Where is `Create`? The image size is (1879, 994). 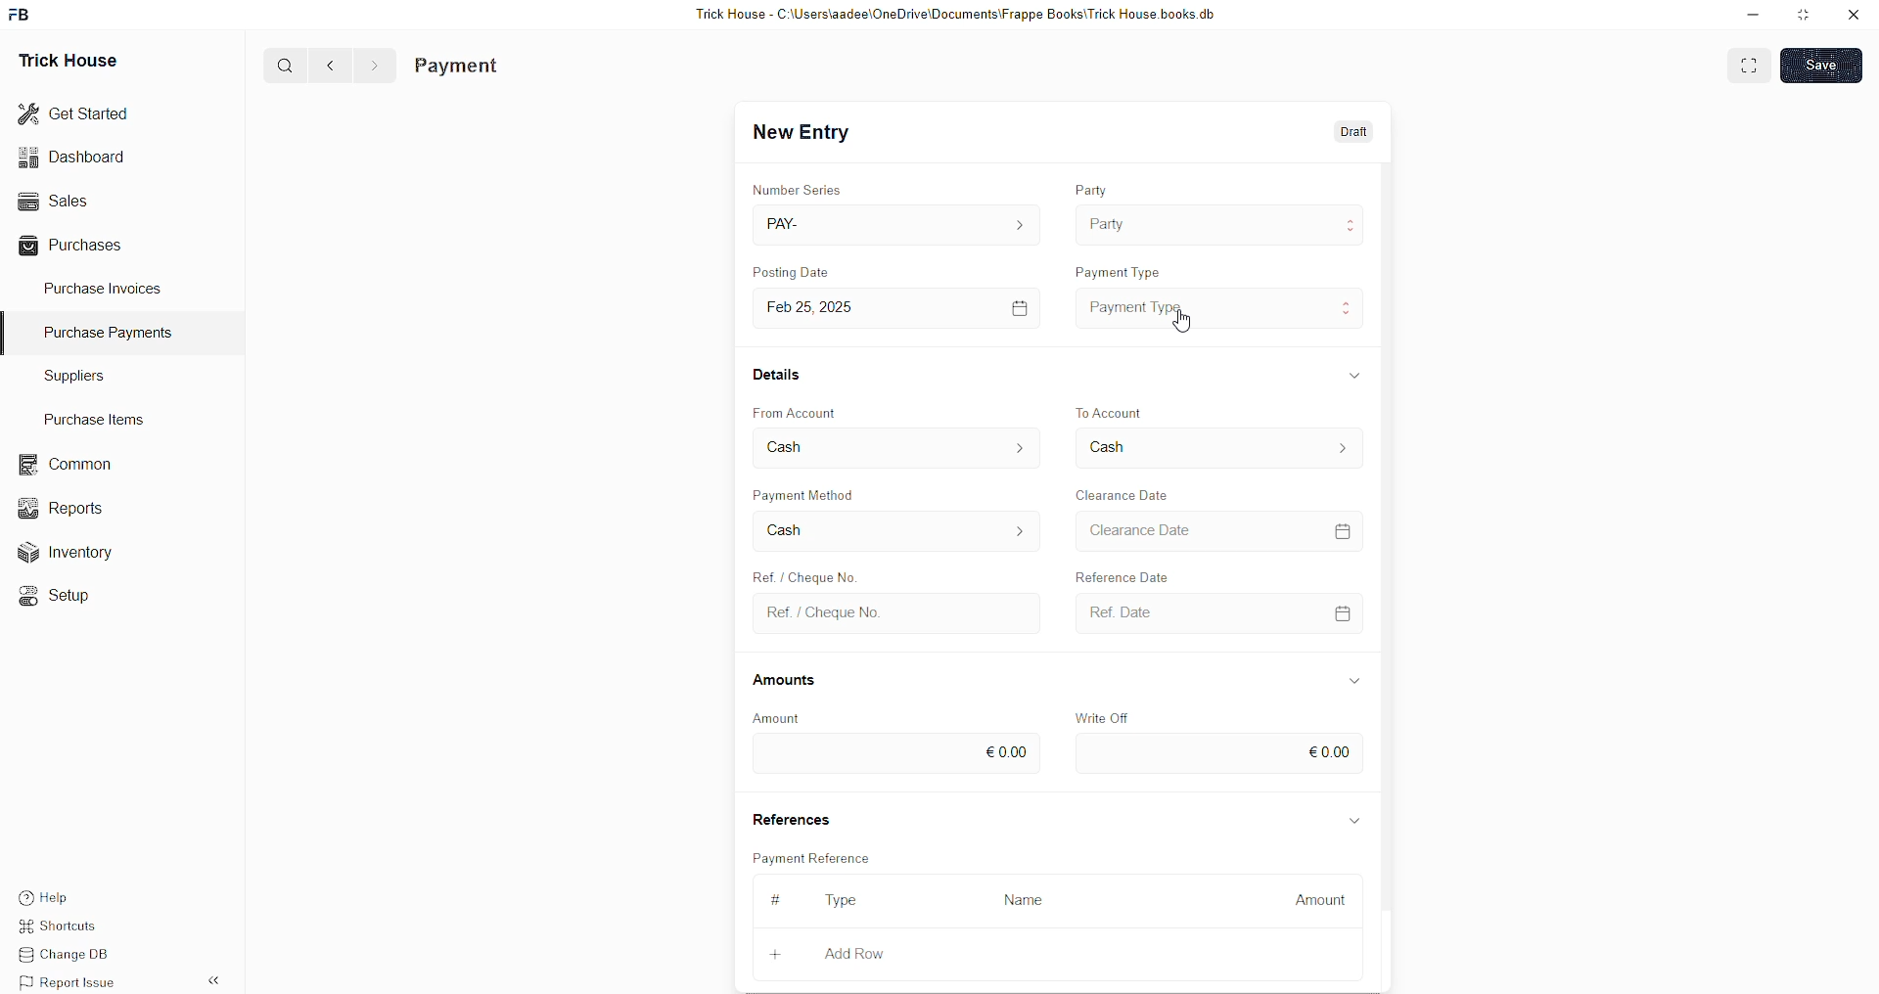
Create is located at coordinates (802, 572).